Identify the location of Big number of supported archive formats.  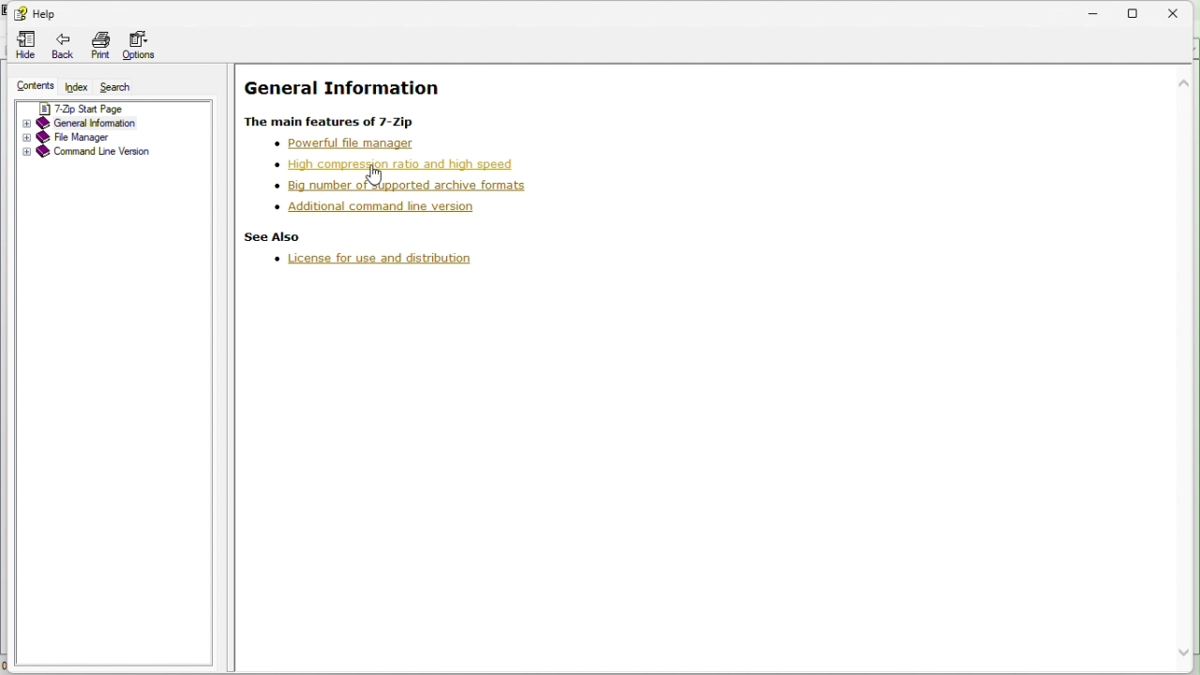
(385, 184).